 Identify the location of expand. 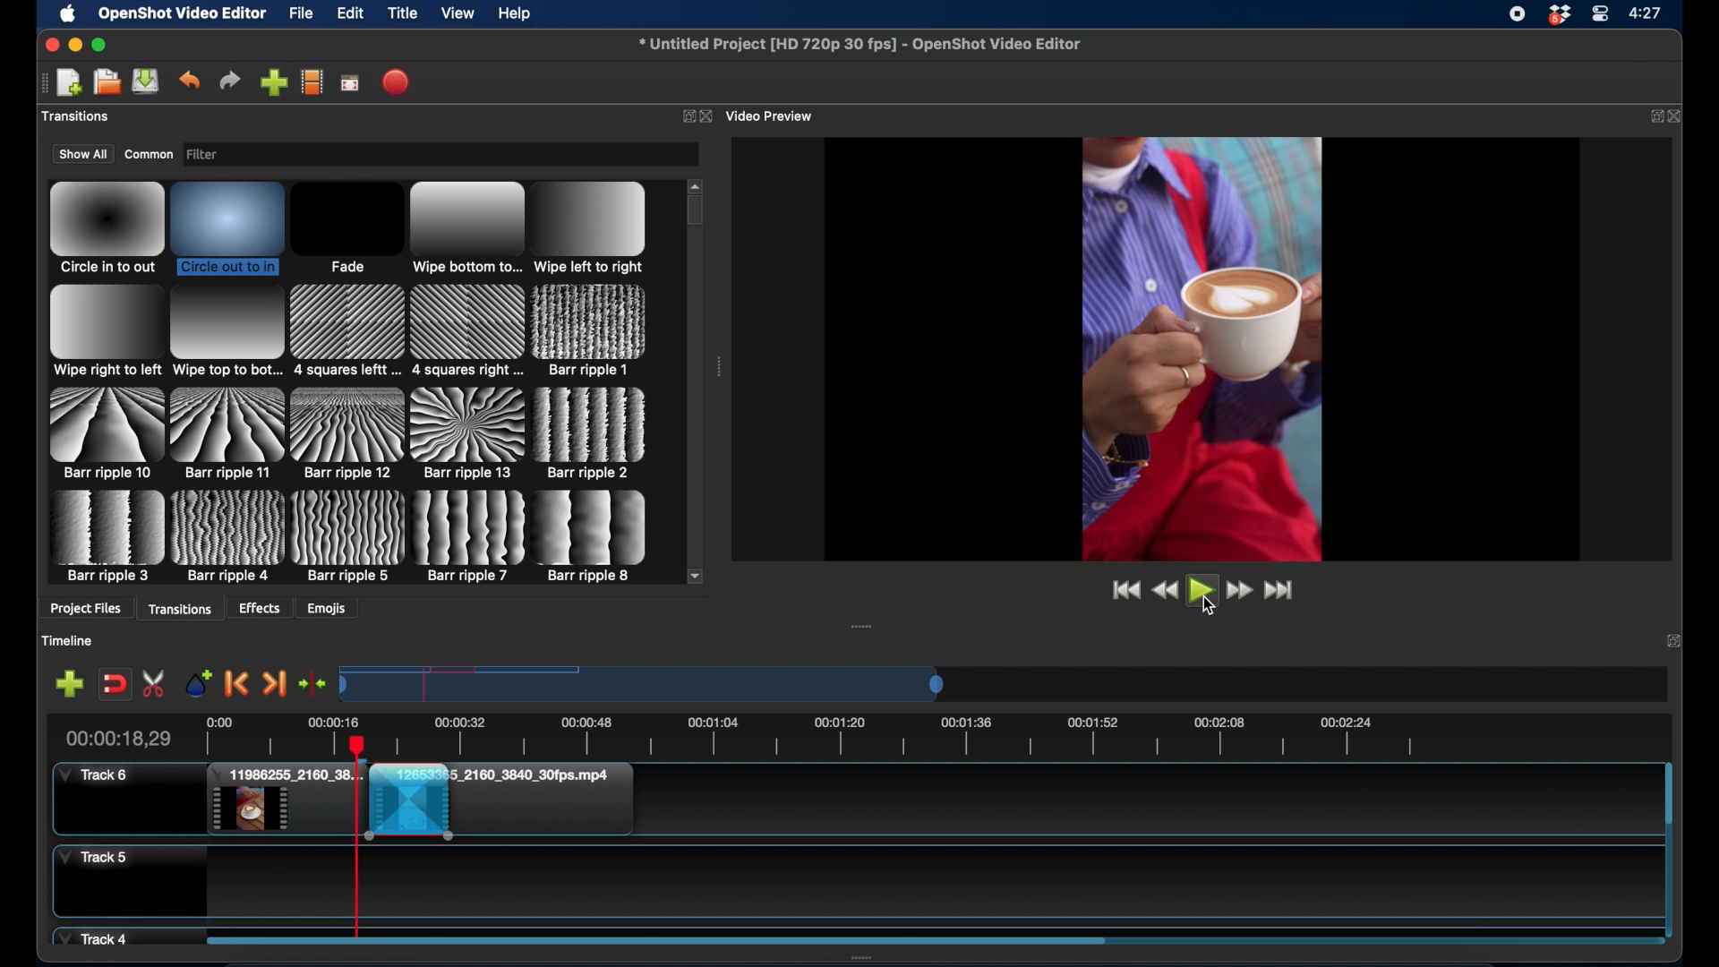
(1674, 643).